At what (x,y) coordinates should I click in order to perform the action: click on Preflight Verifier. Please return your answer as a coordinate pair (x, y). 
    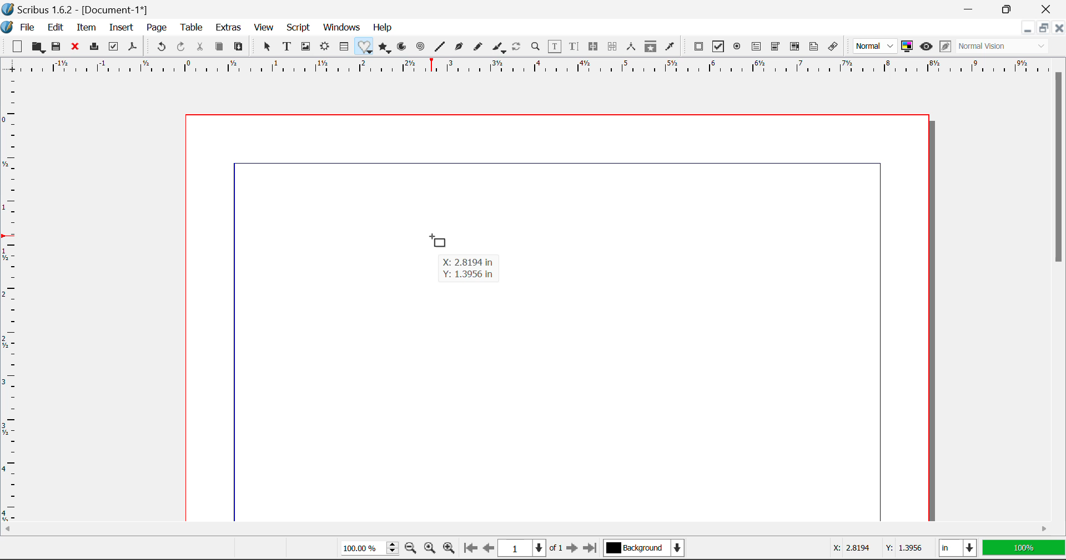
    Looking at the image, I should click on (114, 49).